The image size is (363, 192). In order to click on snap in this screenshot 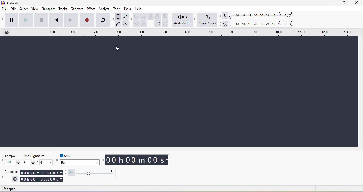, I will do `click(69, 156)`.